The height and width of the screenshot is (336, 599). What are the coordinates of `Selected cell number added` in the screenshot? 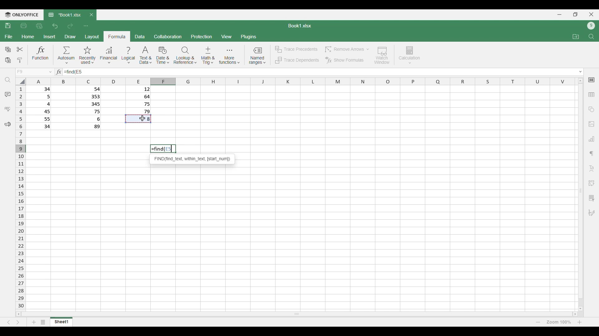 It's located at (79, 72).